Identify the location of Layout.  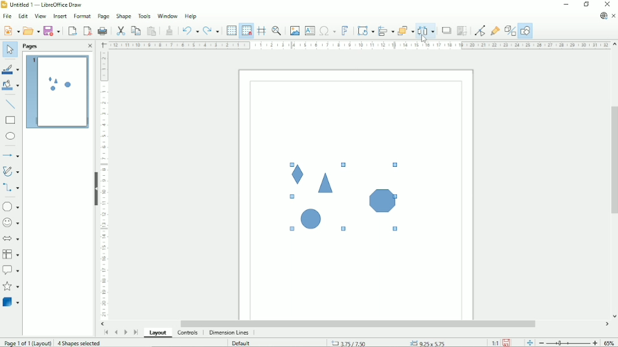
(158, 332).